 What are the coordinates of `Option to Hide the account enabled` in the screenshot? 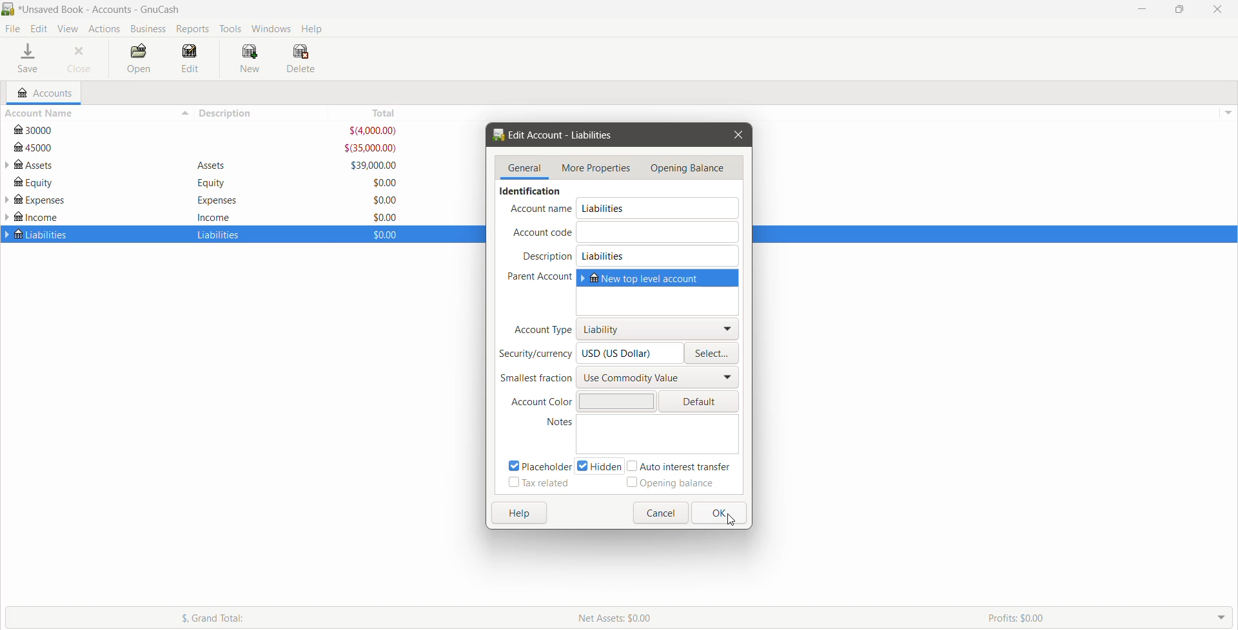 It's located at (601, 466).